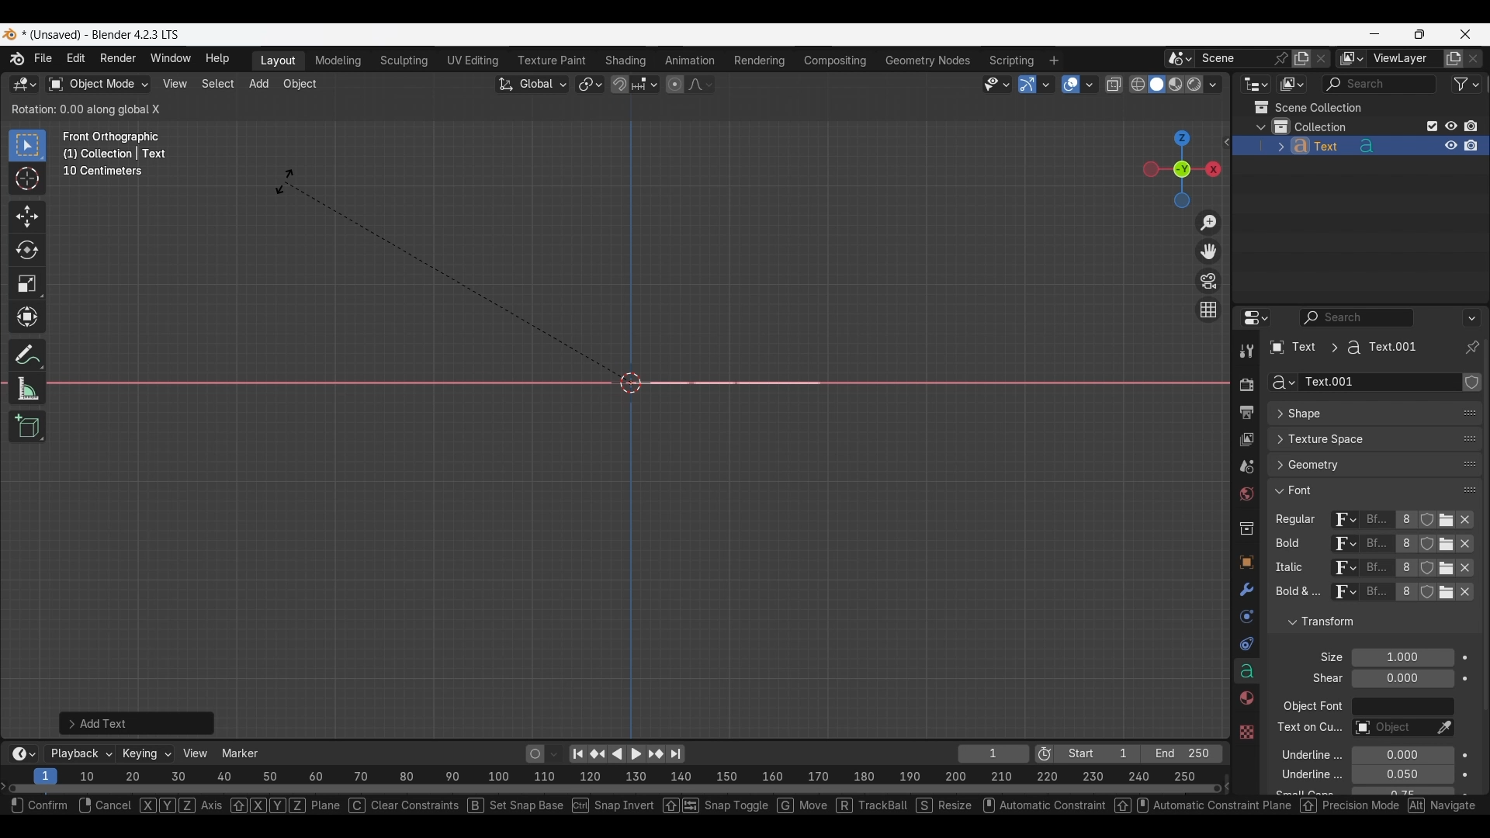 Image resolution: width=1490 pixels, height=838 pixels. Describe the element at coordinates (287, 186) in the screenshot. I see `Cursor position unchanged while pressing "rx" combination ` at that location.